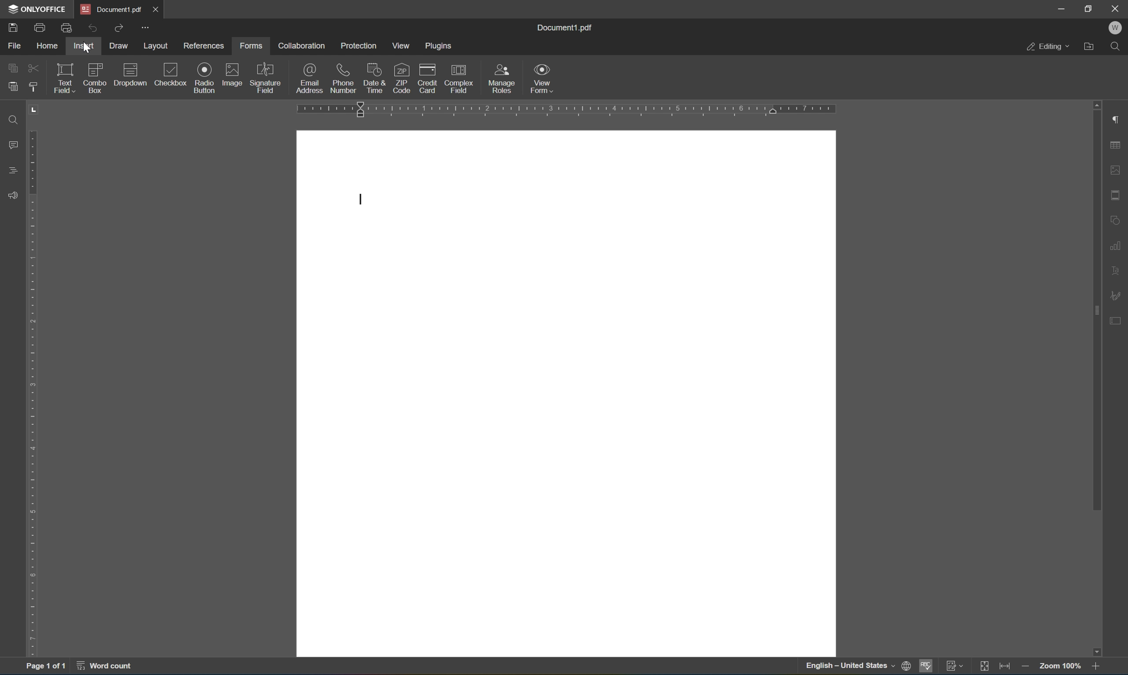 The width and height of the screenshot is (1128, 675). What do you see at coordinates (375, 79) in the screenshot?
I see `date and time` at bounding box center [375, 79].